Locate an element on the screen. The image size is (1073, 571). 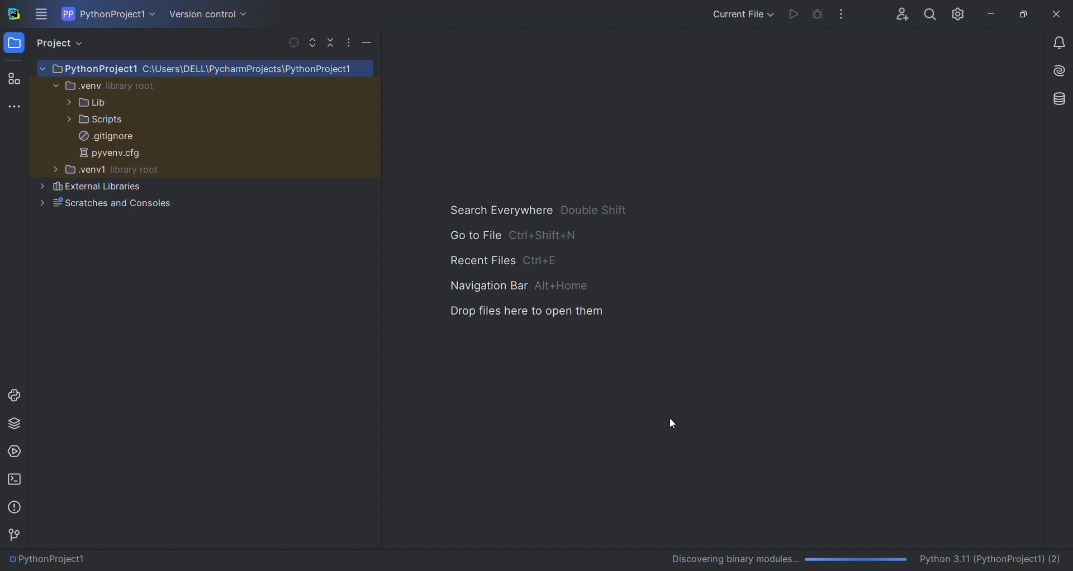
project is located at coordinates (63, 43).